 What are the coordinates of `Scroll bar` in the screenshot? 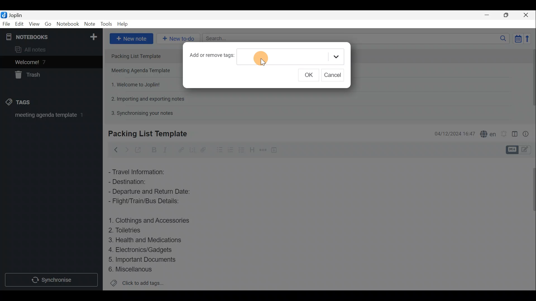 It's located at (531, 81).